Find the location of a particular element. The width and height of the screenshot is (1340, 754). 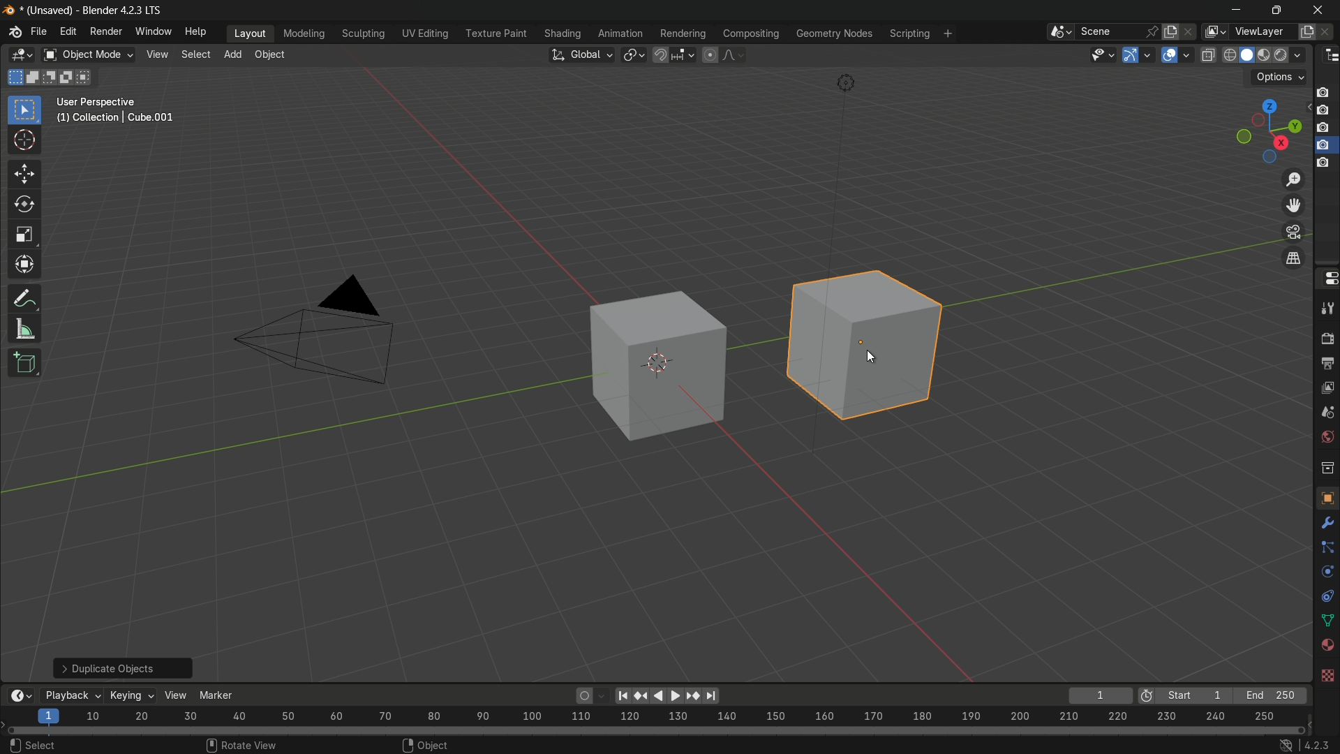

Automatic Constraint Pane is located at coordinates (920, 746).